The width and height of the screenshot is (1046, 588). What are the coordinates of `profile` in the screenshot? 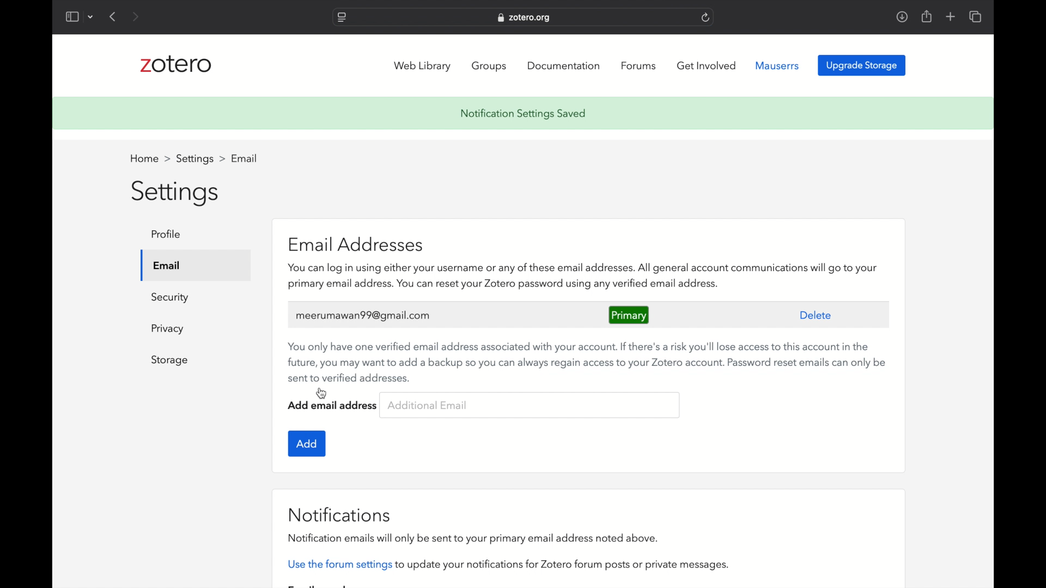 It's located at (166, 234).